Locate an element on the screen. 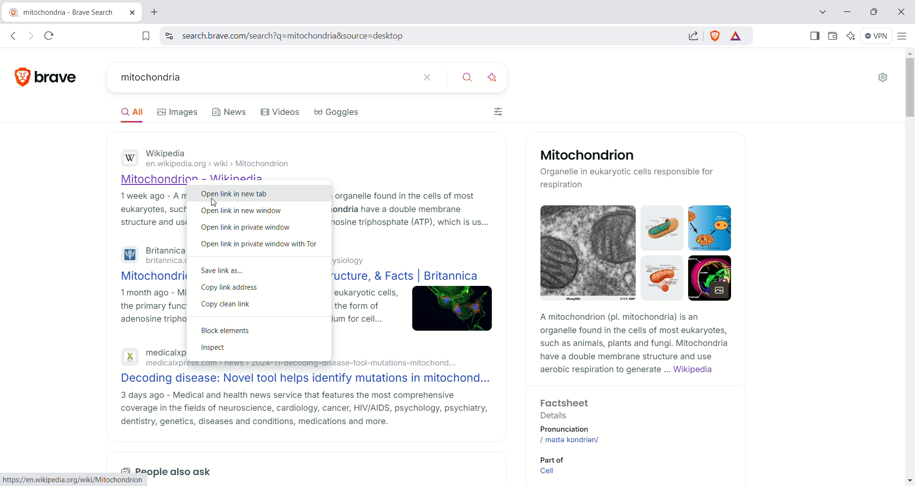 This screenshot has height=486, width=915. Wikipidea logo is located at coordinates (129, 156).